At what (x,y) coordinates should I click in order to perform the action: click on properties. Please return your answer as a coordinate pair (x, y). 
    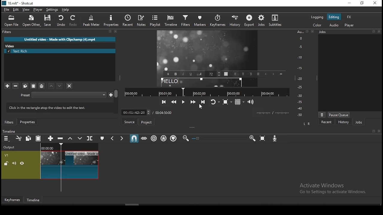
    Looking at the image, I should click on (110, 21).